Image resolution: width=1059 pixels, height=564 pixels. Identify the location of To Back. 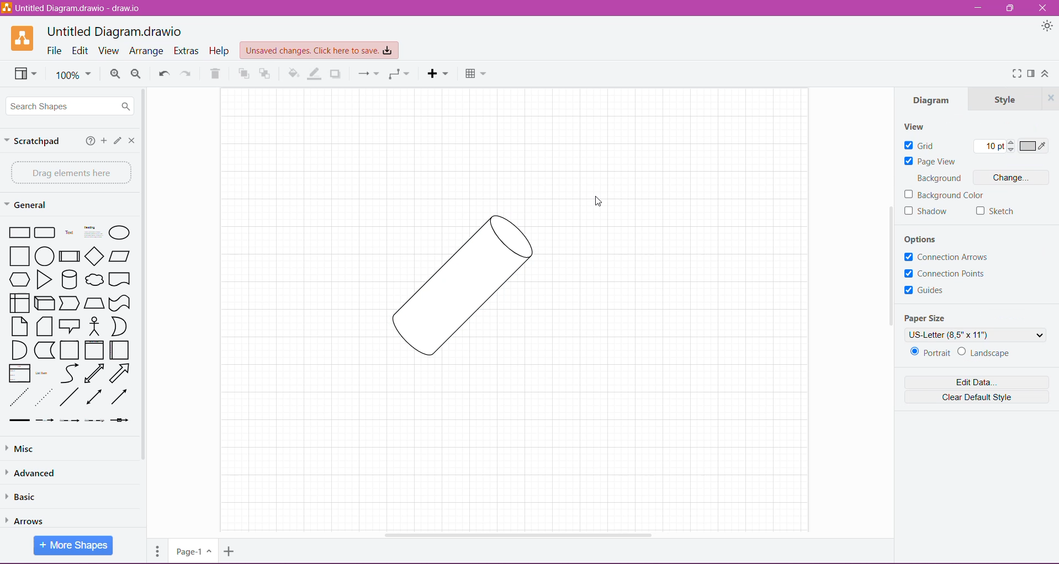
(267, 73).